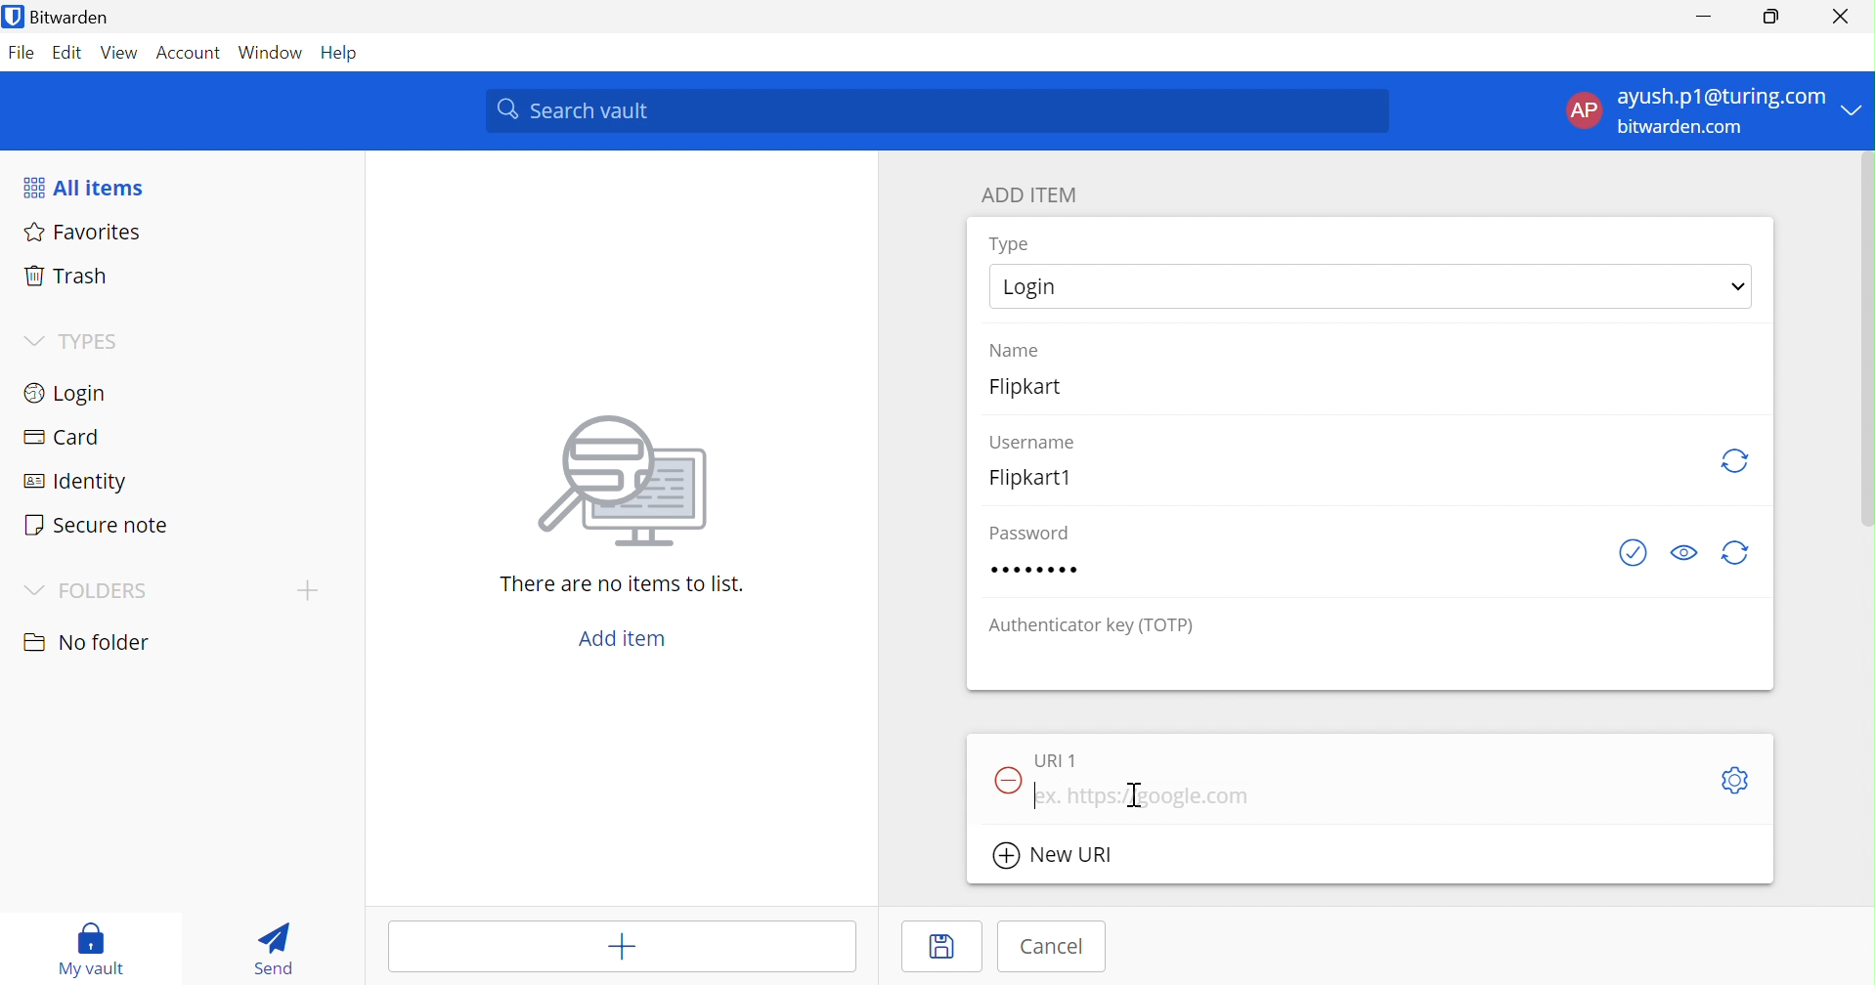 This screenshot has height=985, width=1875. I want to click on Type, so click(1010, 244).